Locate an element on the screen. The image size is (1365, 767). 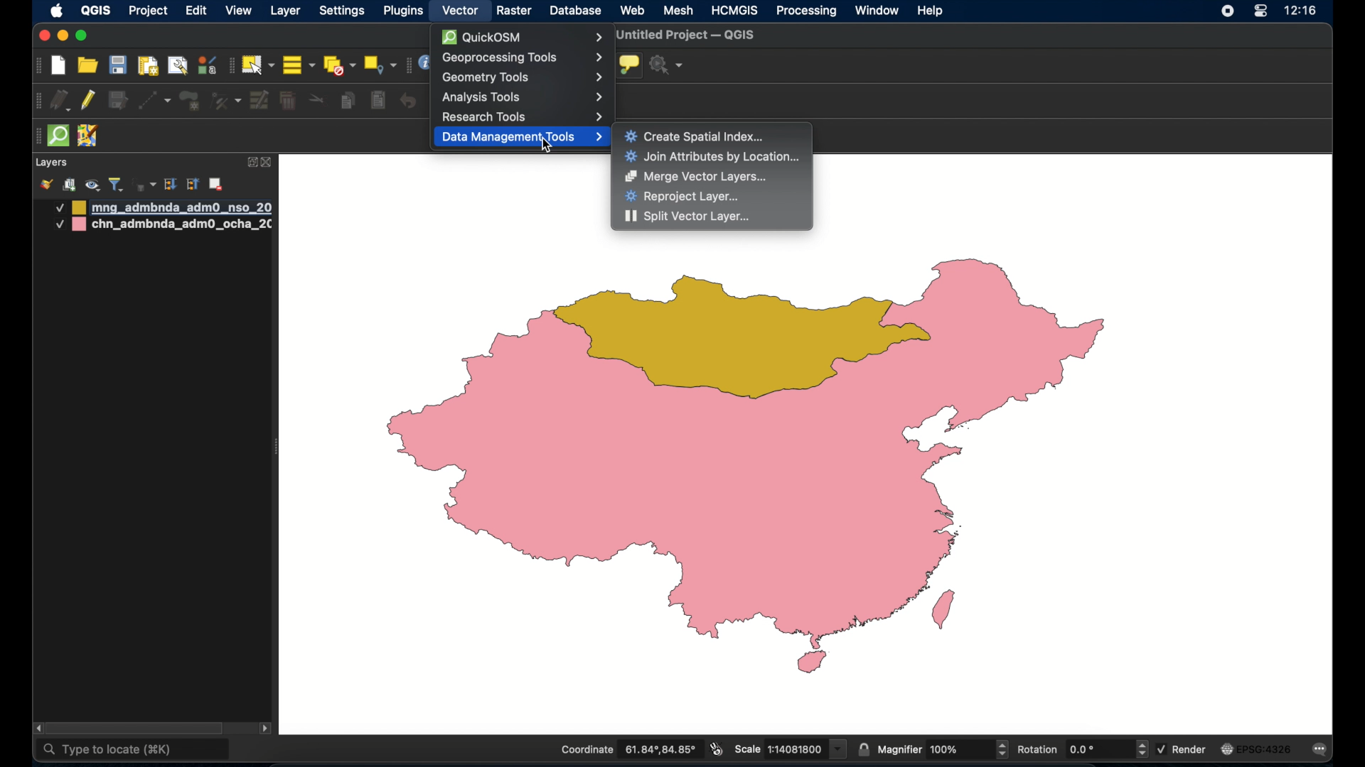
join attributes by location is located at coordinates (713, 157).